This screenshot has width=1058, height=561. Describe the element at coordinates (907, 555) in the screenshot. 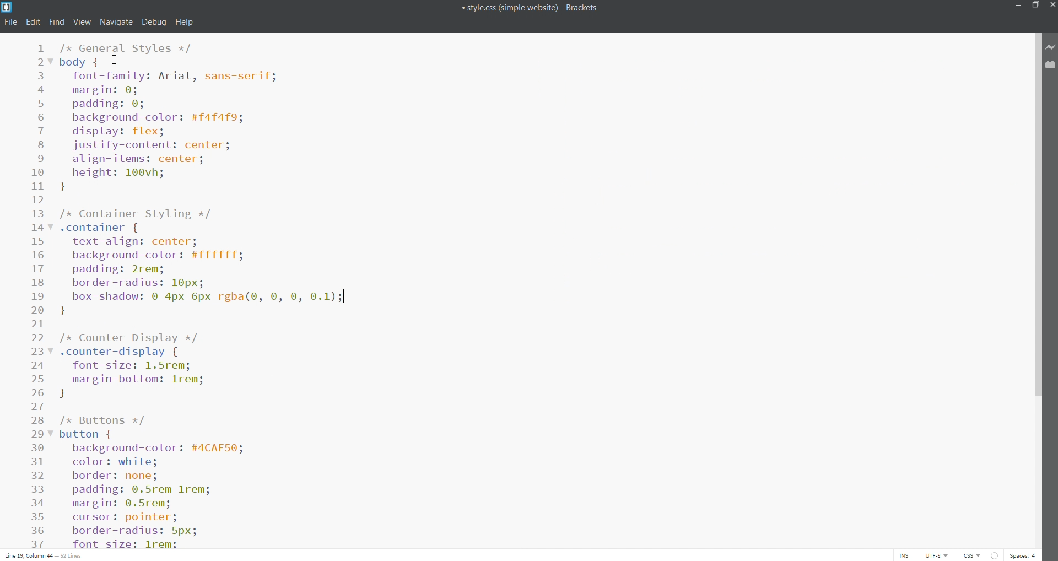

I see `toggle cursor` at that location.